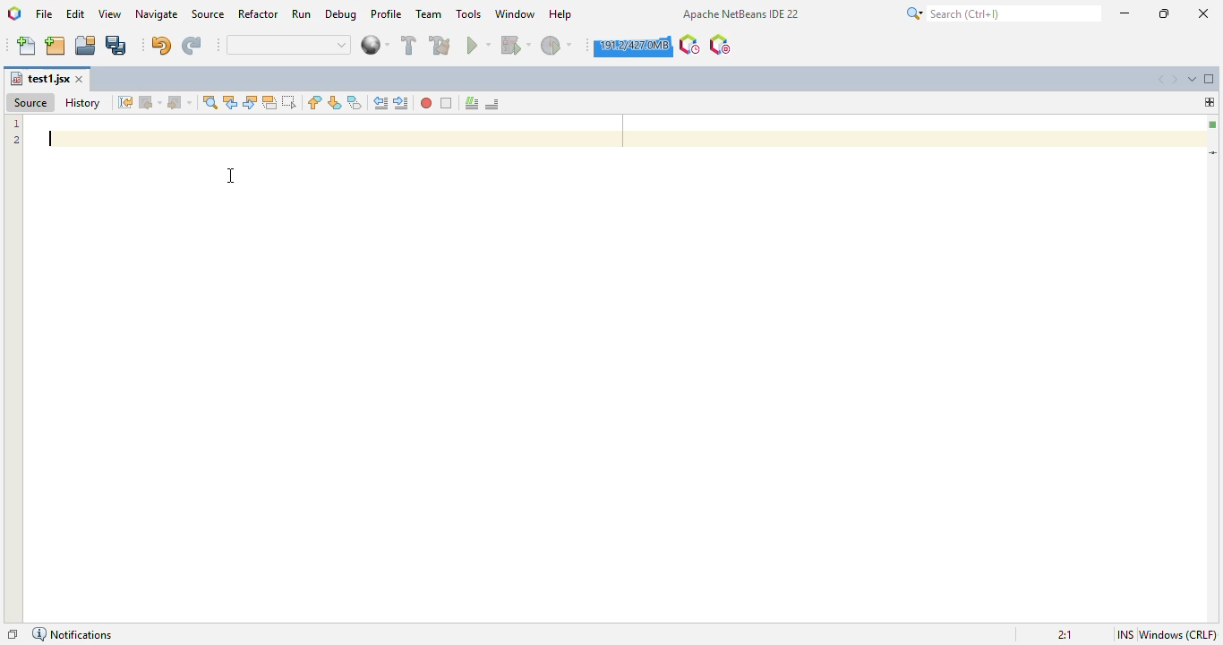 The image size is (1223, 645). I want to click on debug project, so click(517, 45).